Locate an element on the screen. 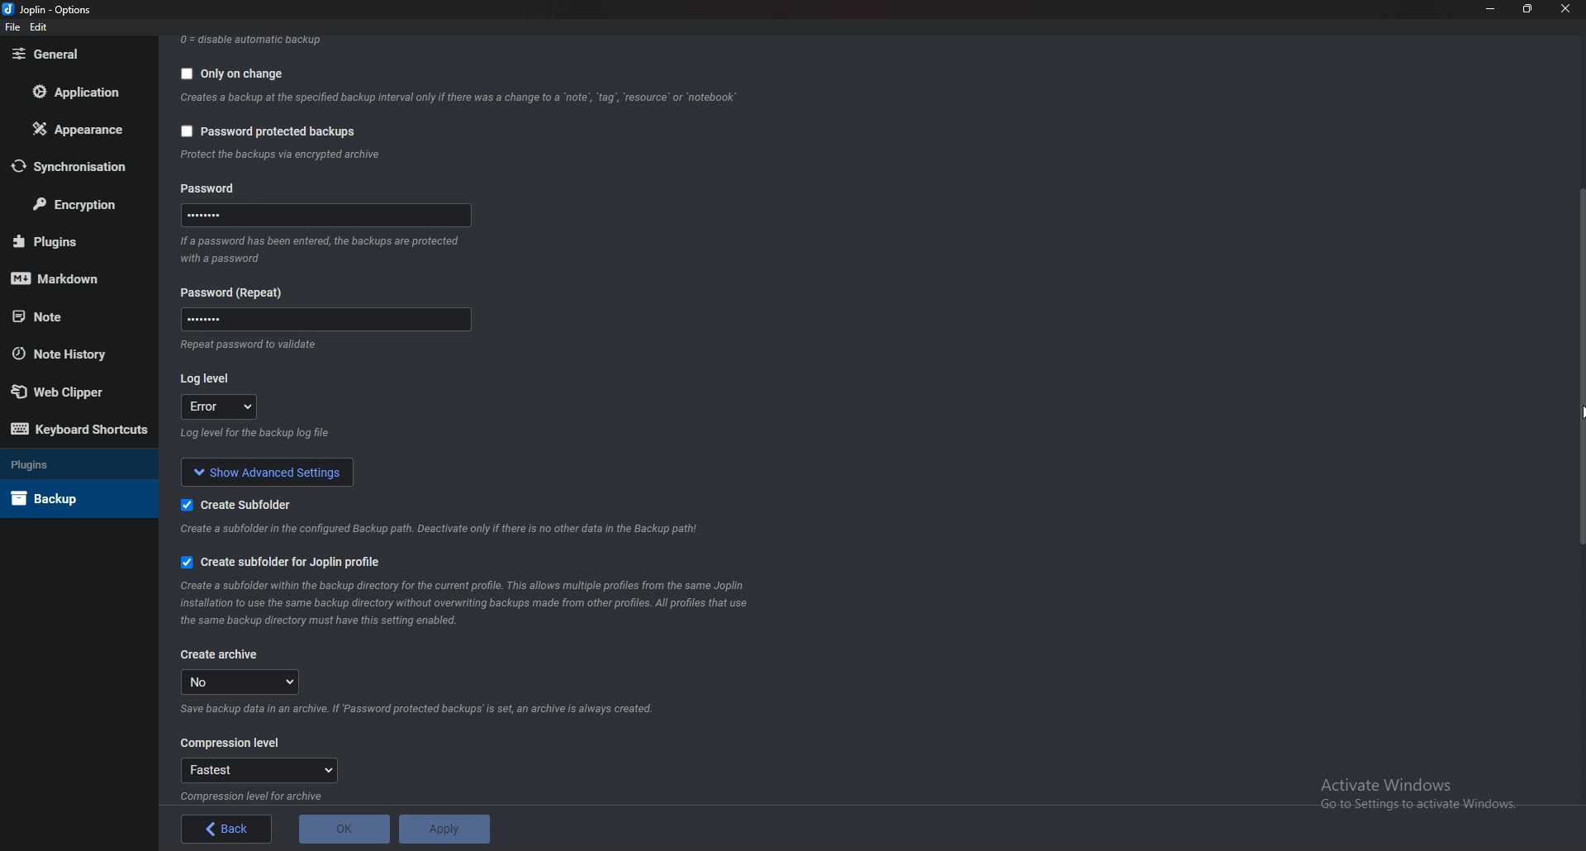 This screenshot has width=1586, height=851. apply is located at coordinates (444, 830).